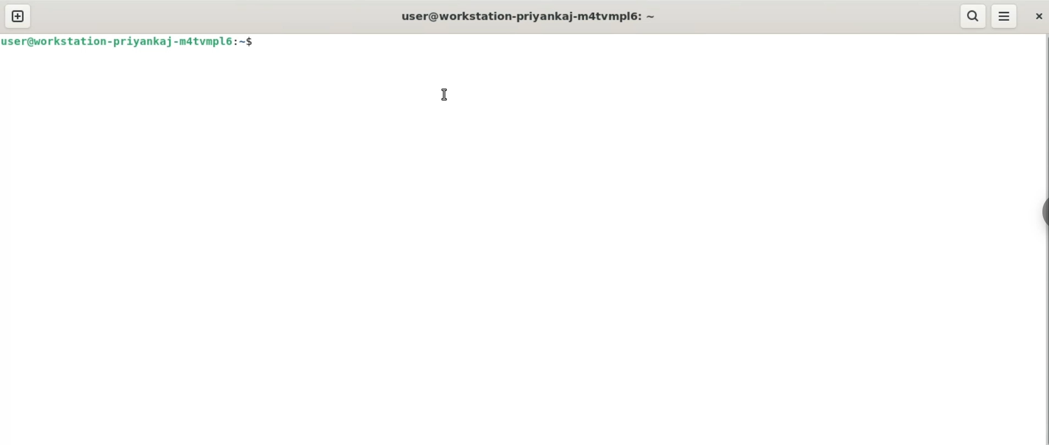  What do you see at coordinates (1036, 16) in the screenshot?
I see `close` at bounding box center [1036, 16].